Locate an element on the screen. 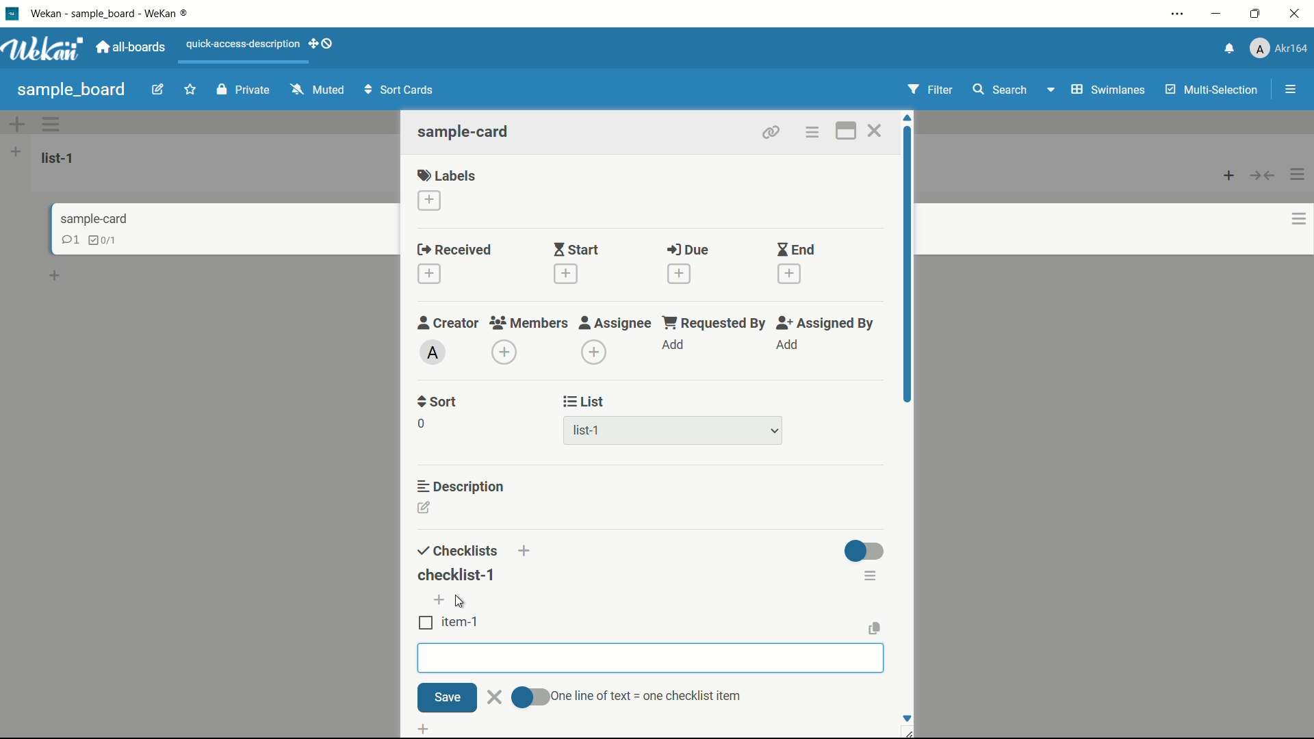 Image resolution: width=1314 pixels, height=739 pixels. members is located at coordinates (531, 324).